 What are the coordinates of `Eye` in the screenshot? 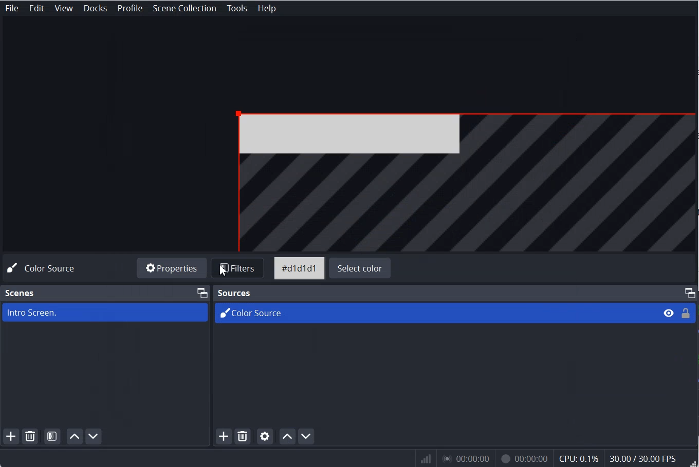 It's located at (669, 313).